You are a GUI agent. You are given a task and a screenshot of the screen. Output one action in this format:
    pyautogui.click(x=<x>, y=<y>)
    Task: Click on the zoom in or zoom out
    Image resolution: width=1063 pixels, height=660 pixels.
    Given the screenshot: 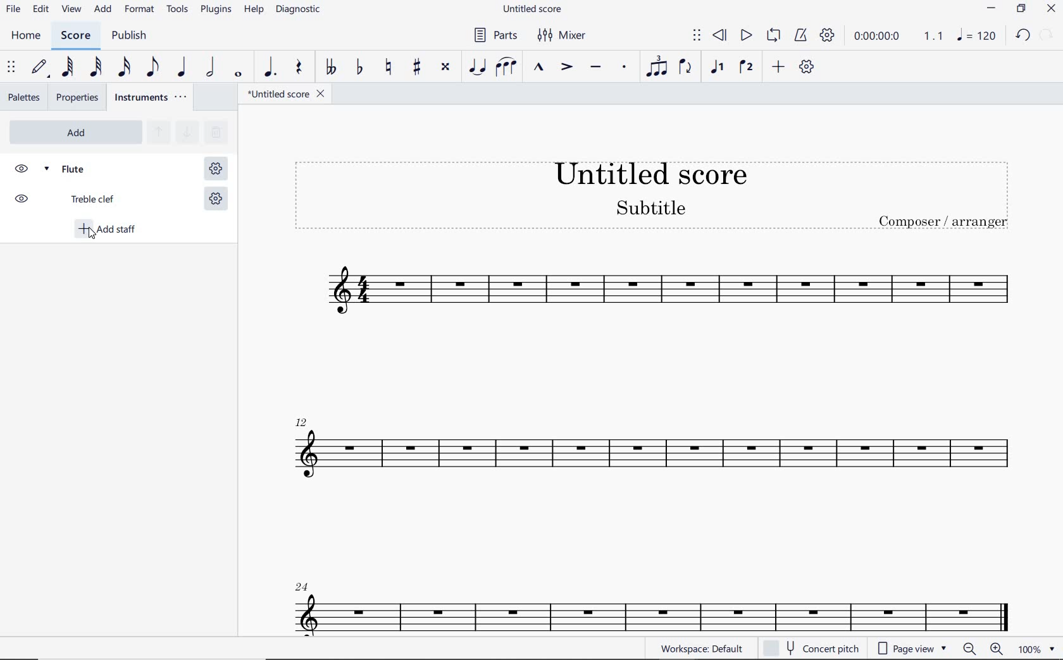 What is the action you would take?
    pyautogui.click(x=980, y=649)
    